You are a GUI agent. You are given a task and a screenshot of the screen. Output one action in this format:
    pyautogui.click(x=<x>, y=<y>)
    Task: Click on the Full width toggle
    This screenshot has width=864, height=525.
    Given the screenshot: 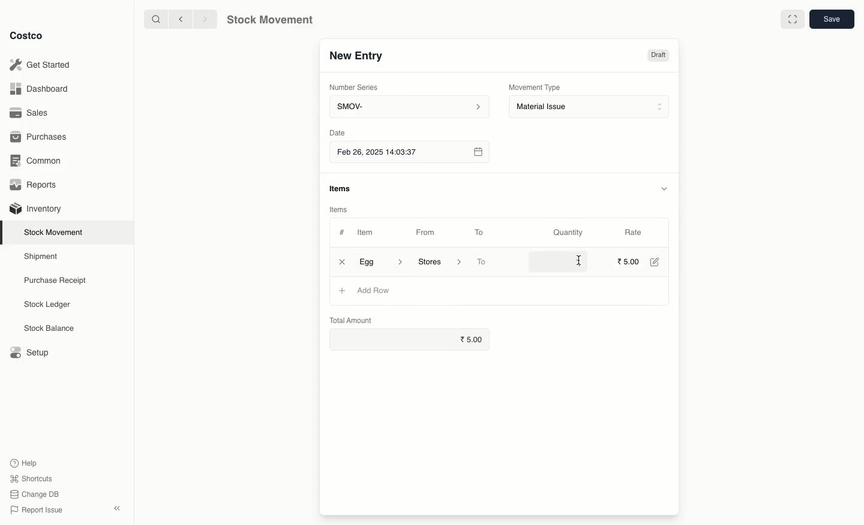 What is the action you would take?
    pyautogui.click(x=793, y=19)
    